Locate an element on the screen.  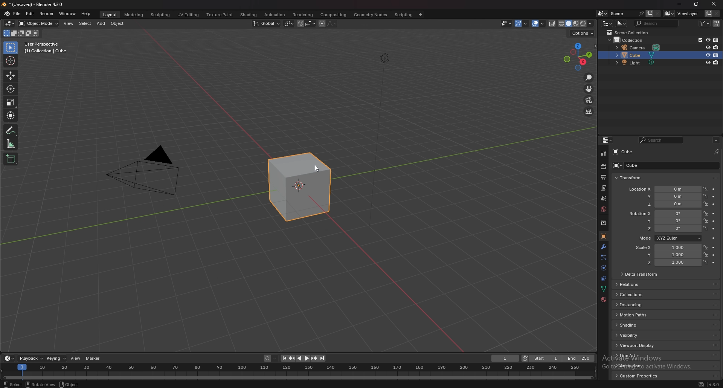
disable in render is located at coordinates (716, 63).